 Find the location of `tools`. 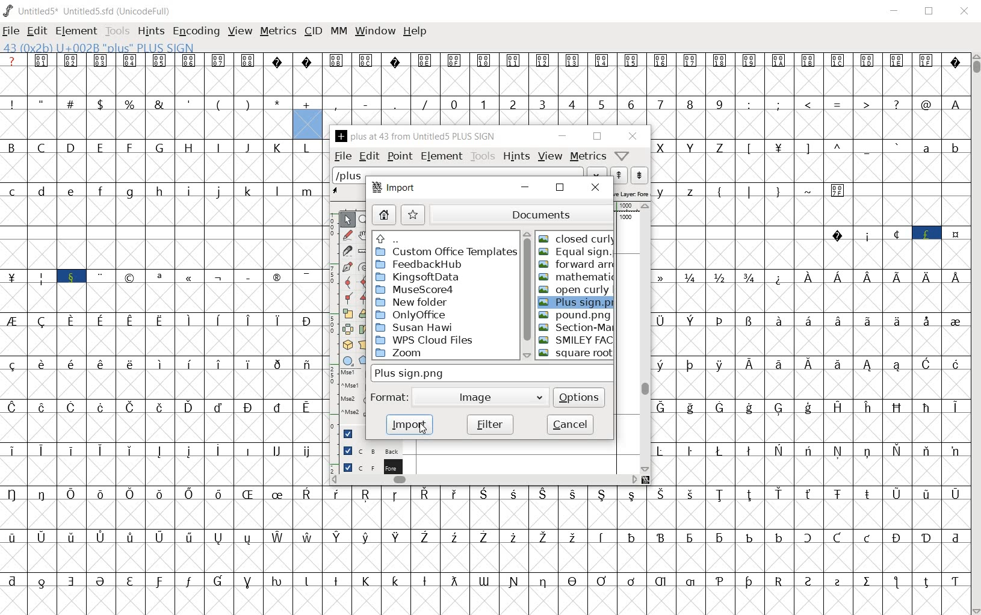

tools is located at coordinates (116, 30).